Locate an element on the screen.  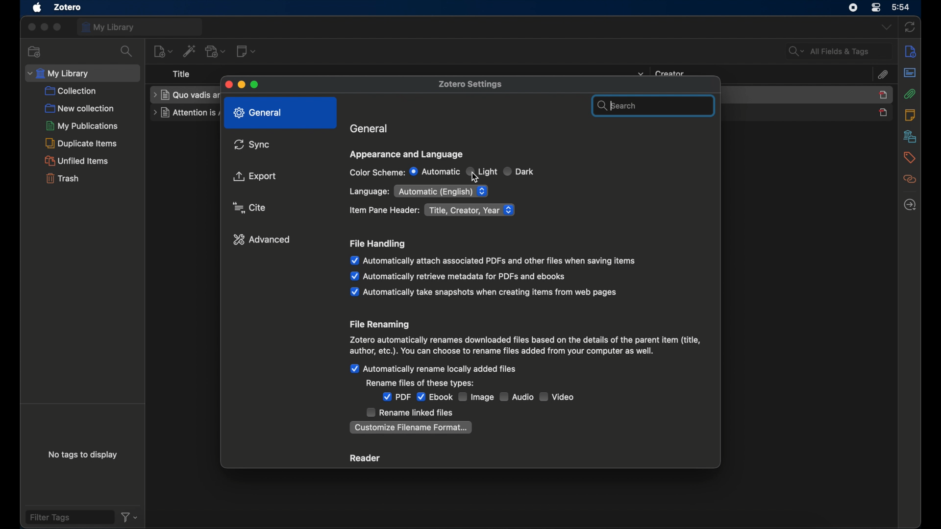
new collection is located at coordinates (82, 109).